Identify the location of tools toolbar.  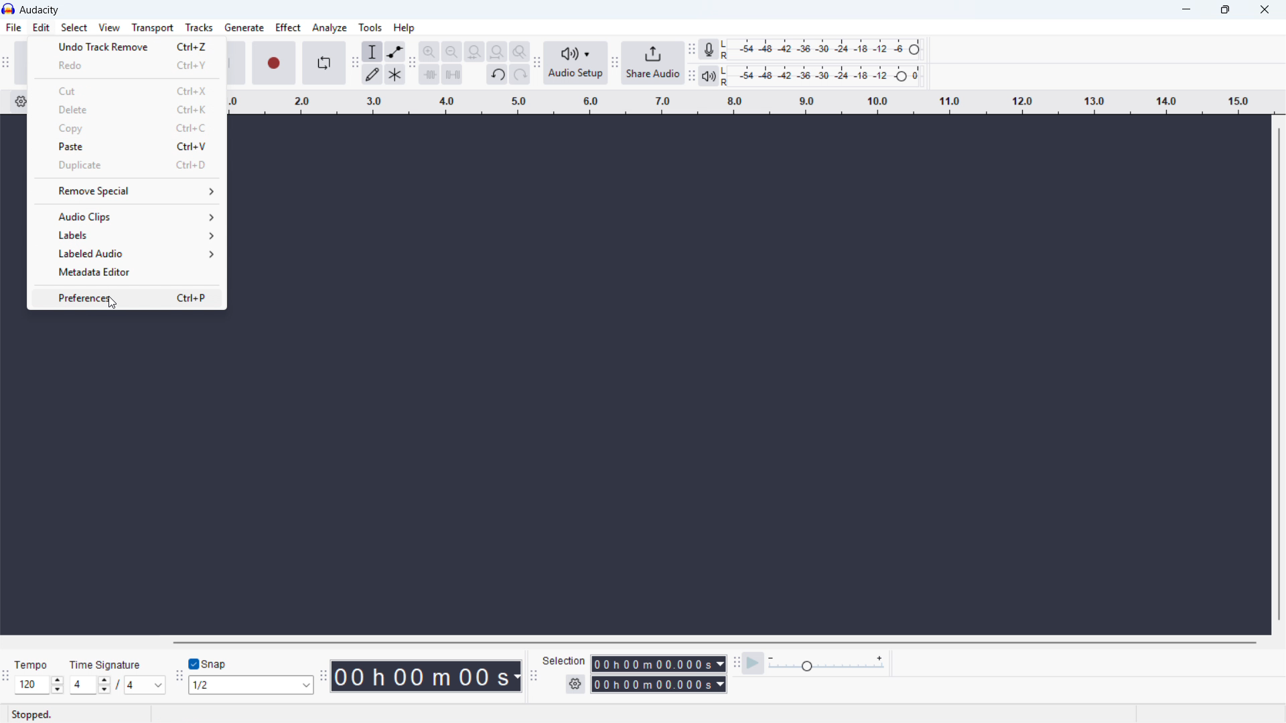
(354, 62).